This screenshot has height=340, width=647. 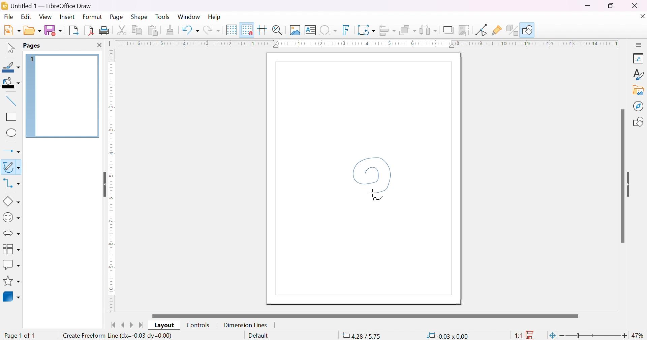 What do you see at coordinates (447, 335) in the screenshot?
I see `0.00*0.00` at bounding box center [447, 335].